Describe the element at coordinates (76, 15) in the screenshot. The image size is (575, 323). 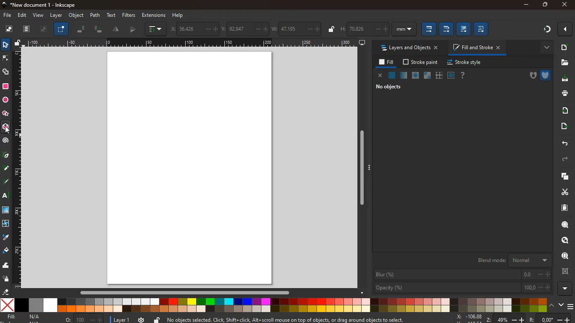
I see `object` at that location.